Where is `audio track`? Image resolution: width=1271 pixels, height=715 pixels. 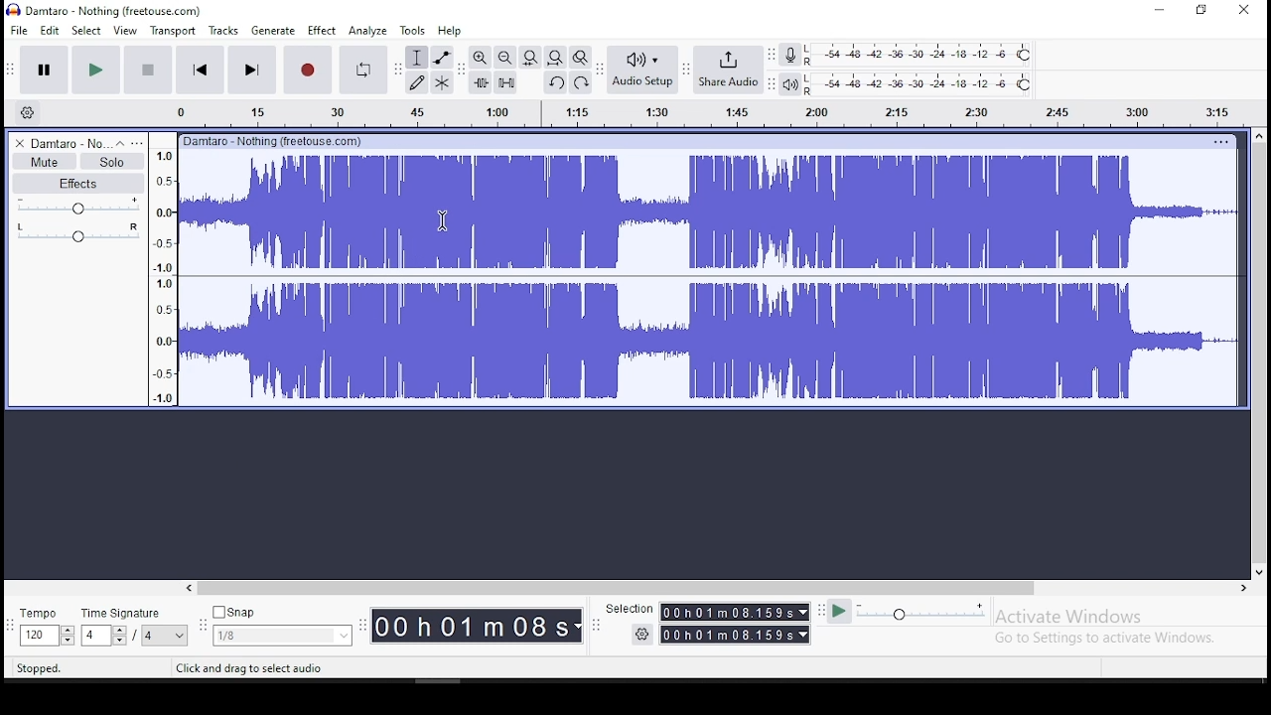
audio track is located at coordinates (708, 342).